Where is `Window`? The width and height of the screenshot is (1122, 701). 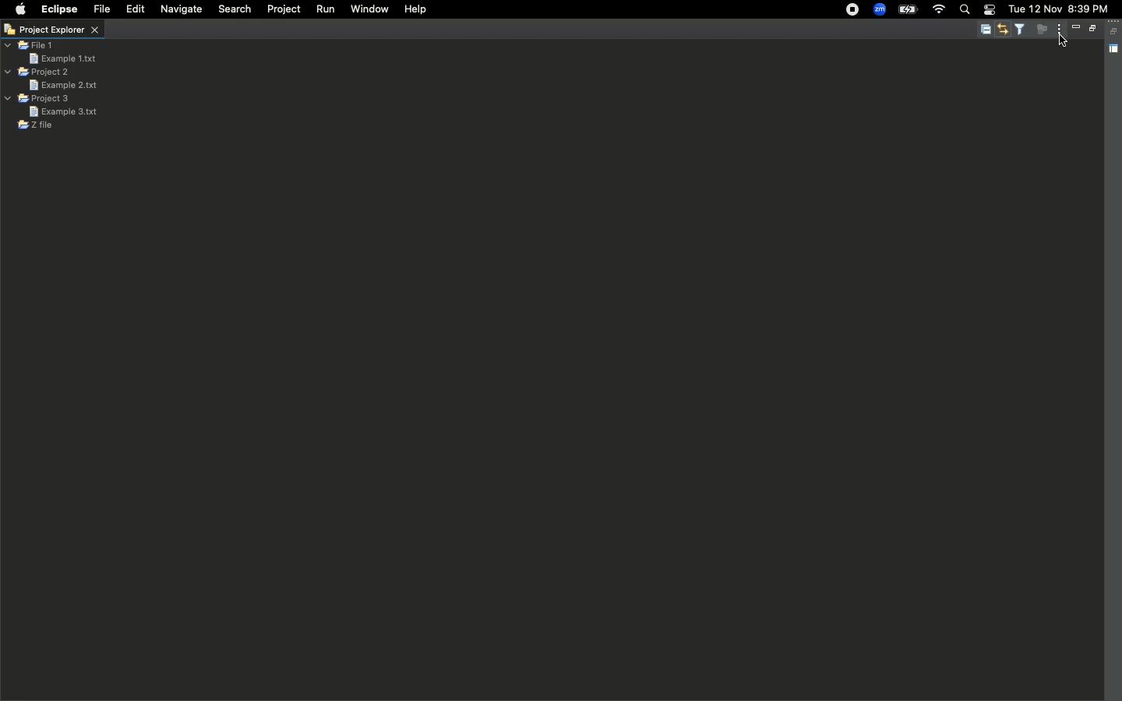 Window is located at coordinates (369, 11).